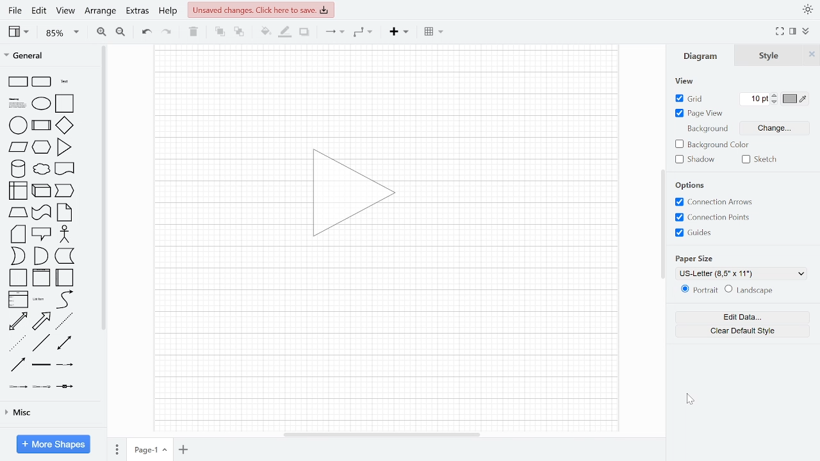 The height and width of the screenshot is (461, 820). What do you see at coordinates (45, 55) in the screenshot?
I see `General` at bounding box center [45, 55].